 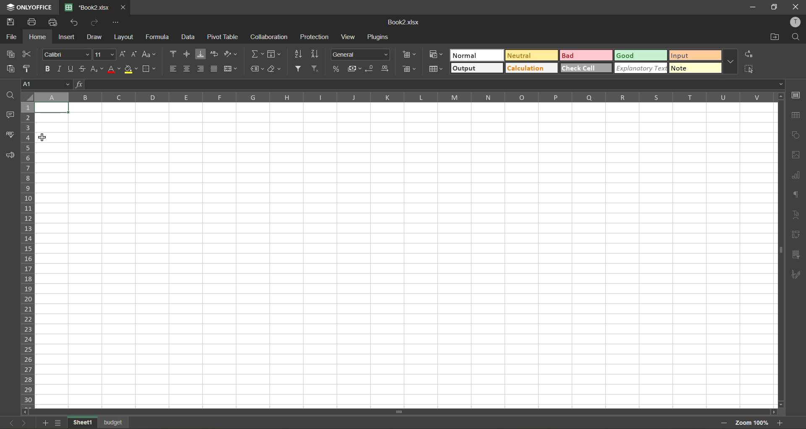 What do you see at coordinates (225, 37) in the screenshot?
I see `pivot table` at bounding box center [225, 37].